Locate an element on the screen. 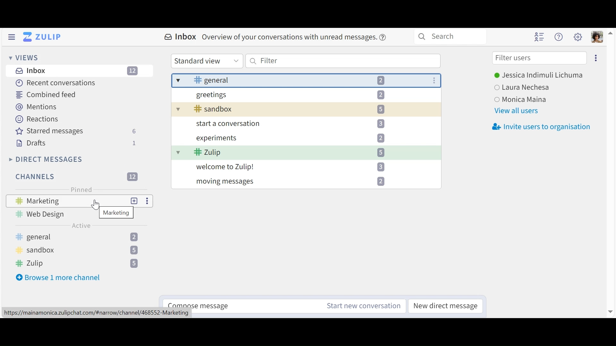 Image resolution: width=616 pixels, height=346 pixels.  Zulip is located at coordinates (294, 153).